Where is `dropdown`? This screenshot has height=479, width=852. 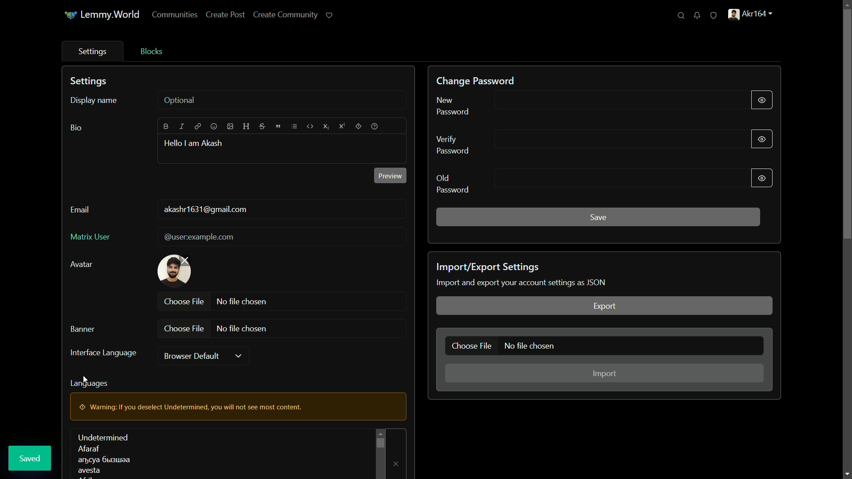
dropdown is located at coordinates (238, 357).